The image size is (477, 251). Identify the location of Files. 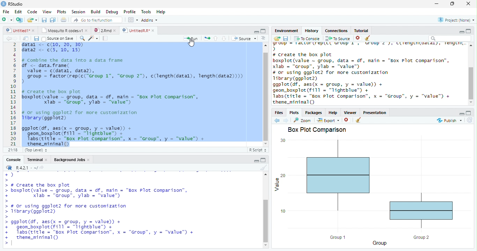
(279, 112).